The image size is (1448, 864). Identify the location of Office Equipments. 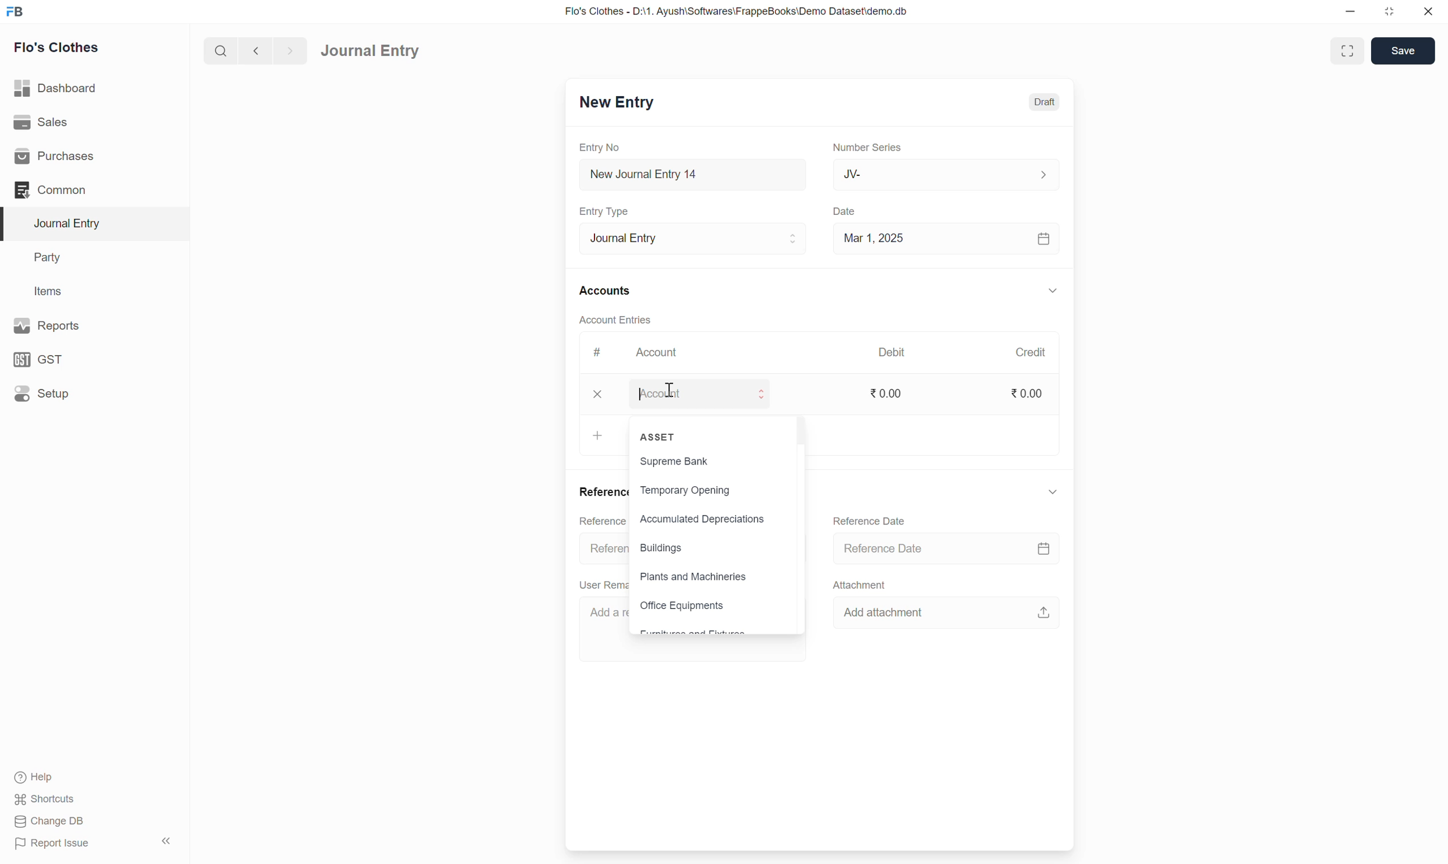
(682, 606).